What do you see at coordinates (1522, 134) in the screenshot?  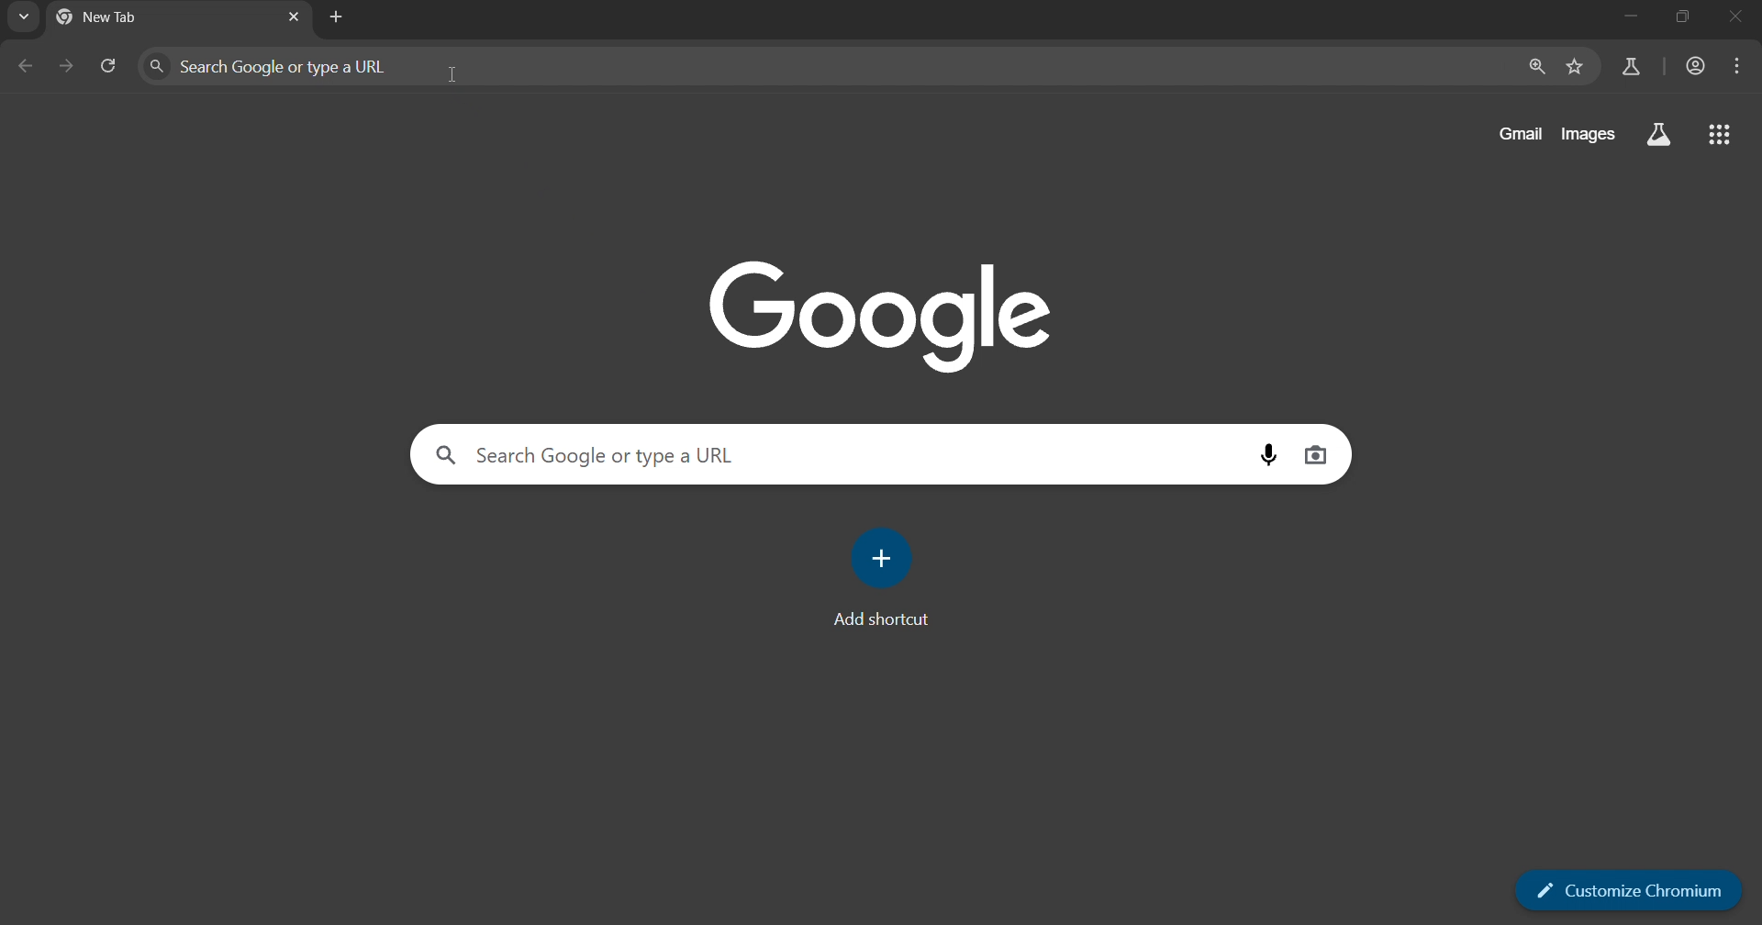 I see `gmail` at bounding box center [1522, 134].